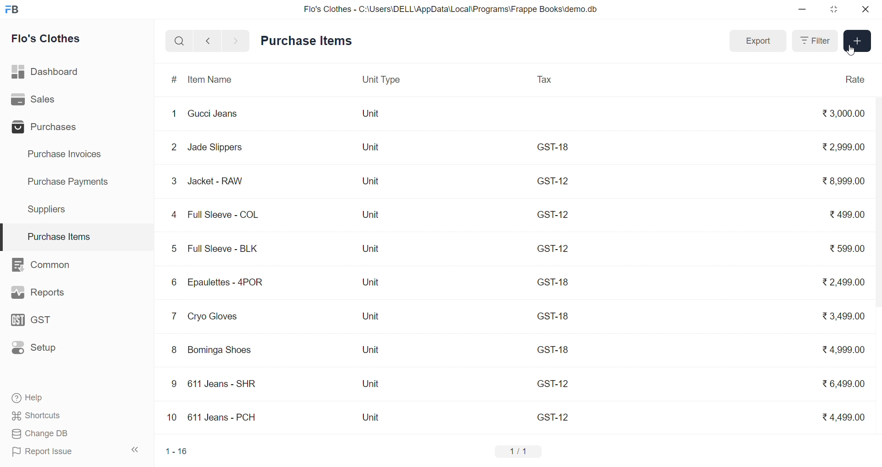  I want to click on 5, so click(174, 247).